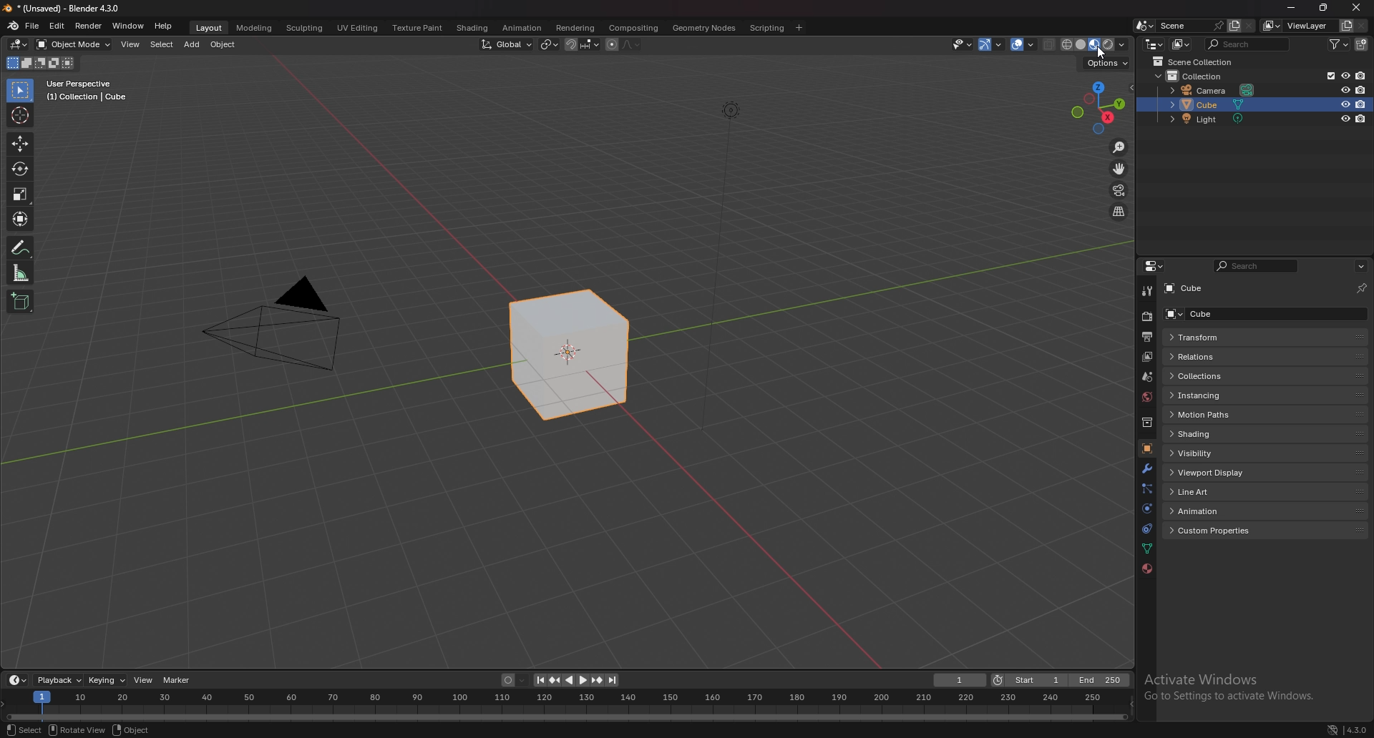  I want to click on custom properties, so click(1224, 531).